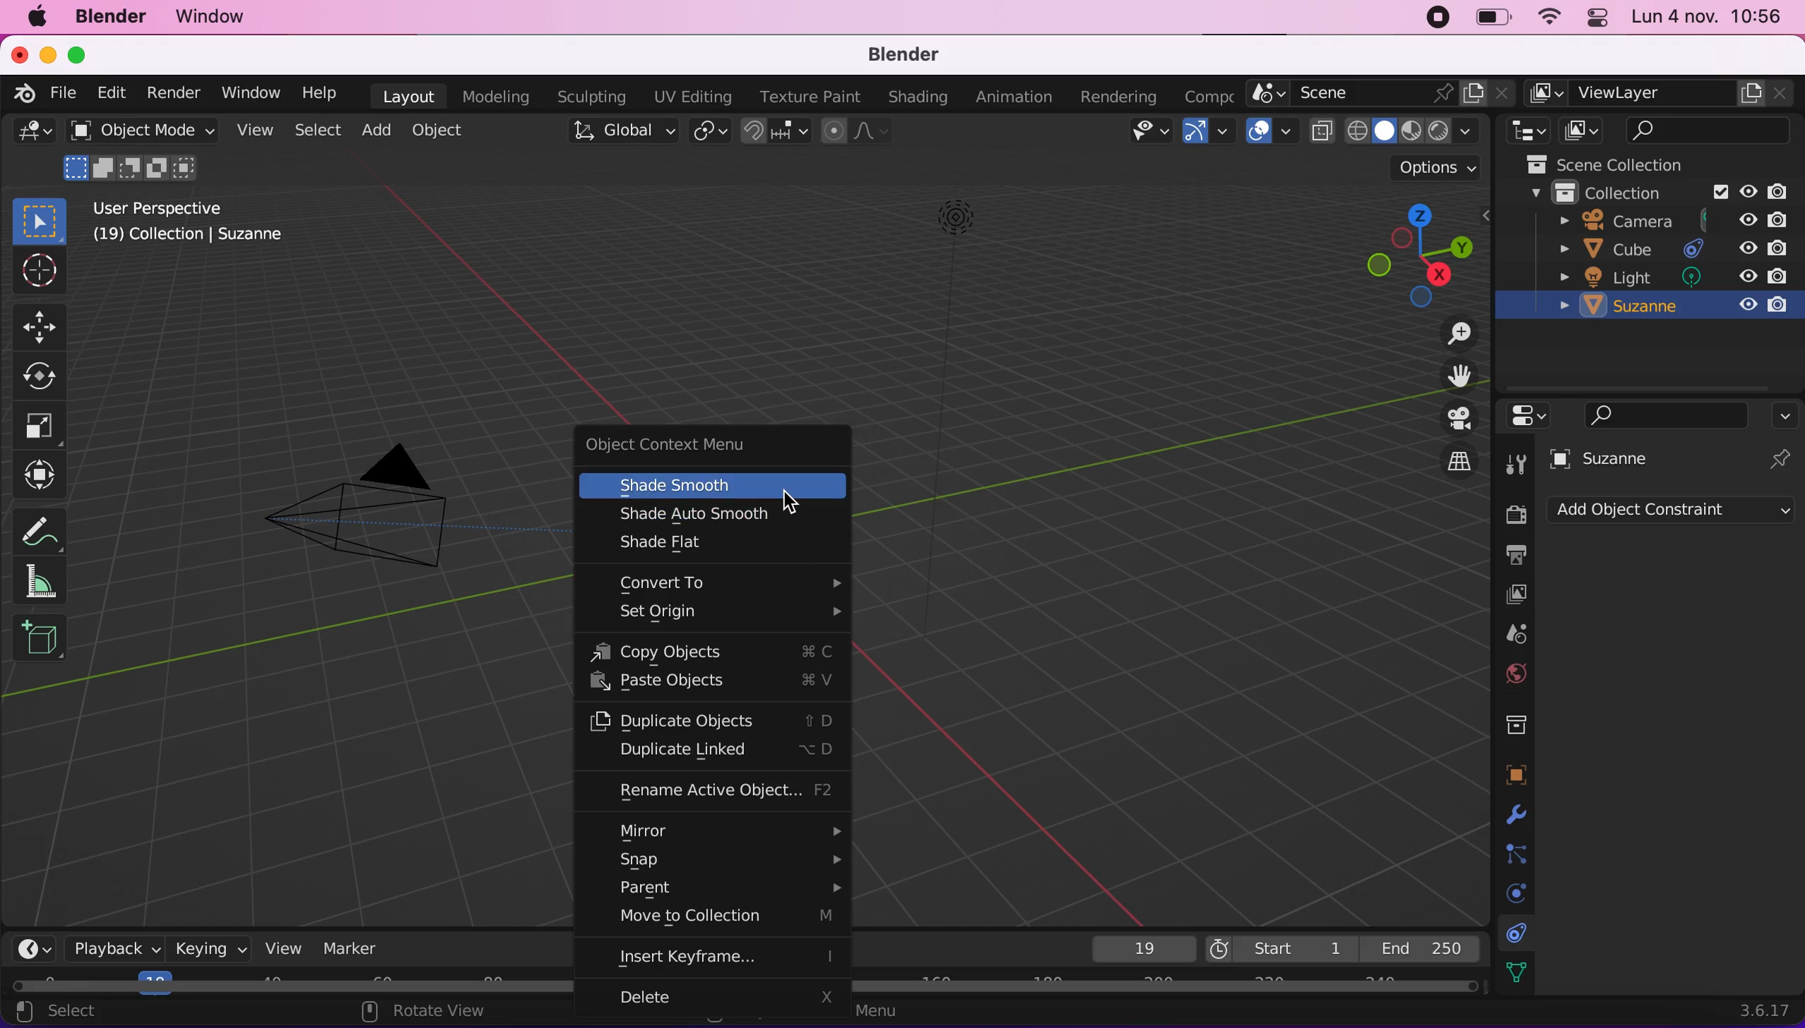  I want to click on final frame, so click(1423, 945).